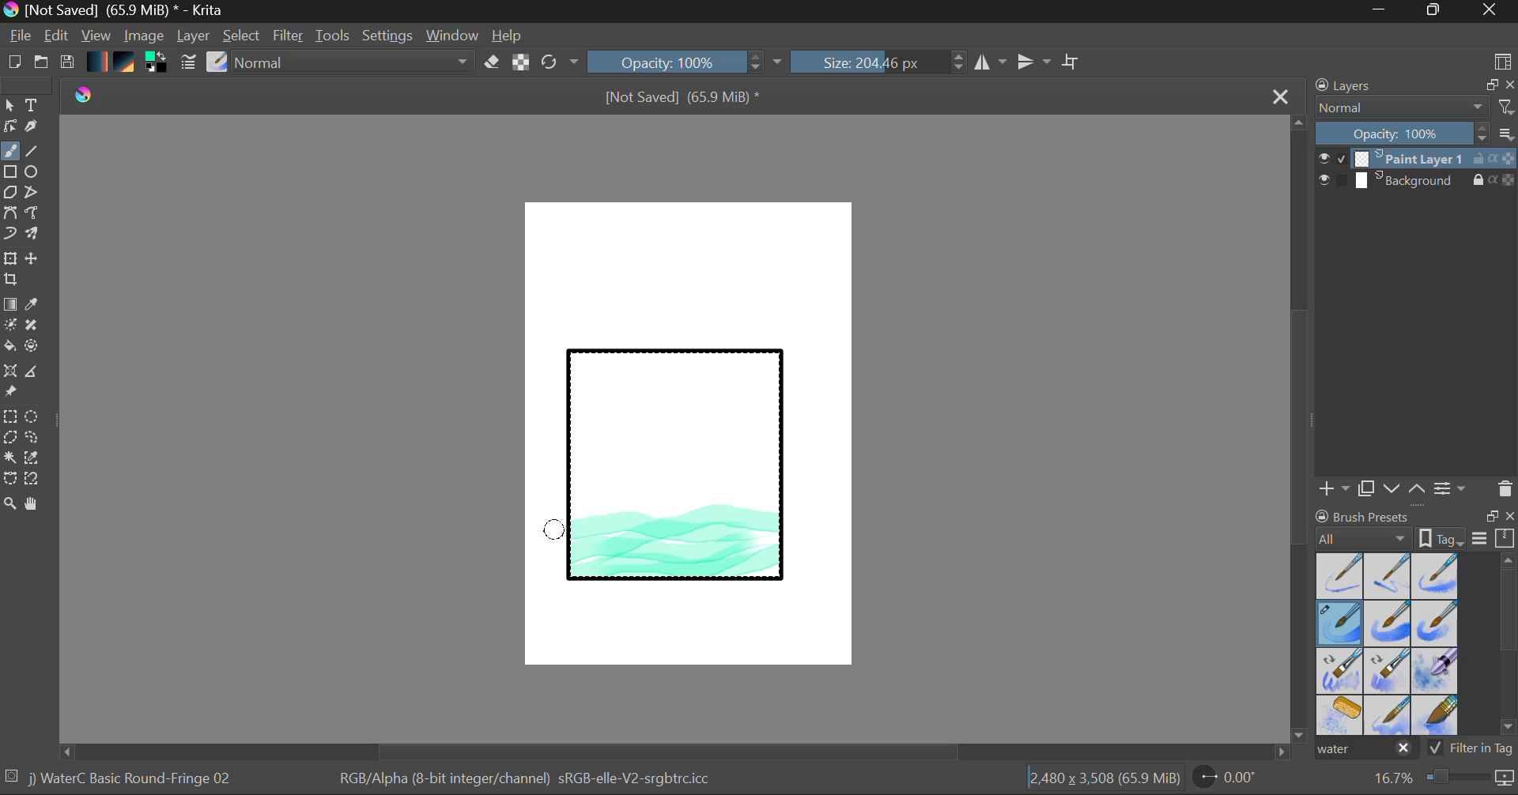 Image resolution: width=1518 pixels, height=795 pixels. Describe the element at coordinates (96, 60) in the screenshot. I see `Gradient` at that location.